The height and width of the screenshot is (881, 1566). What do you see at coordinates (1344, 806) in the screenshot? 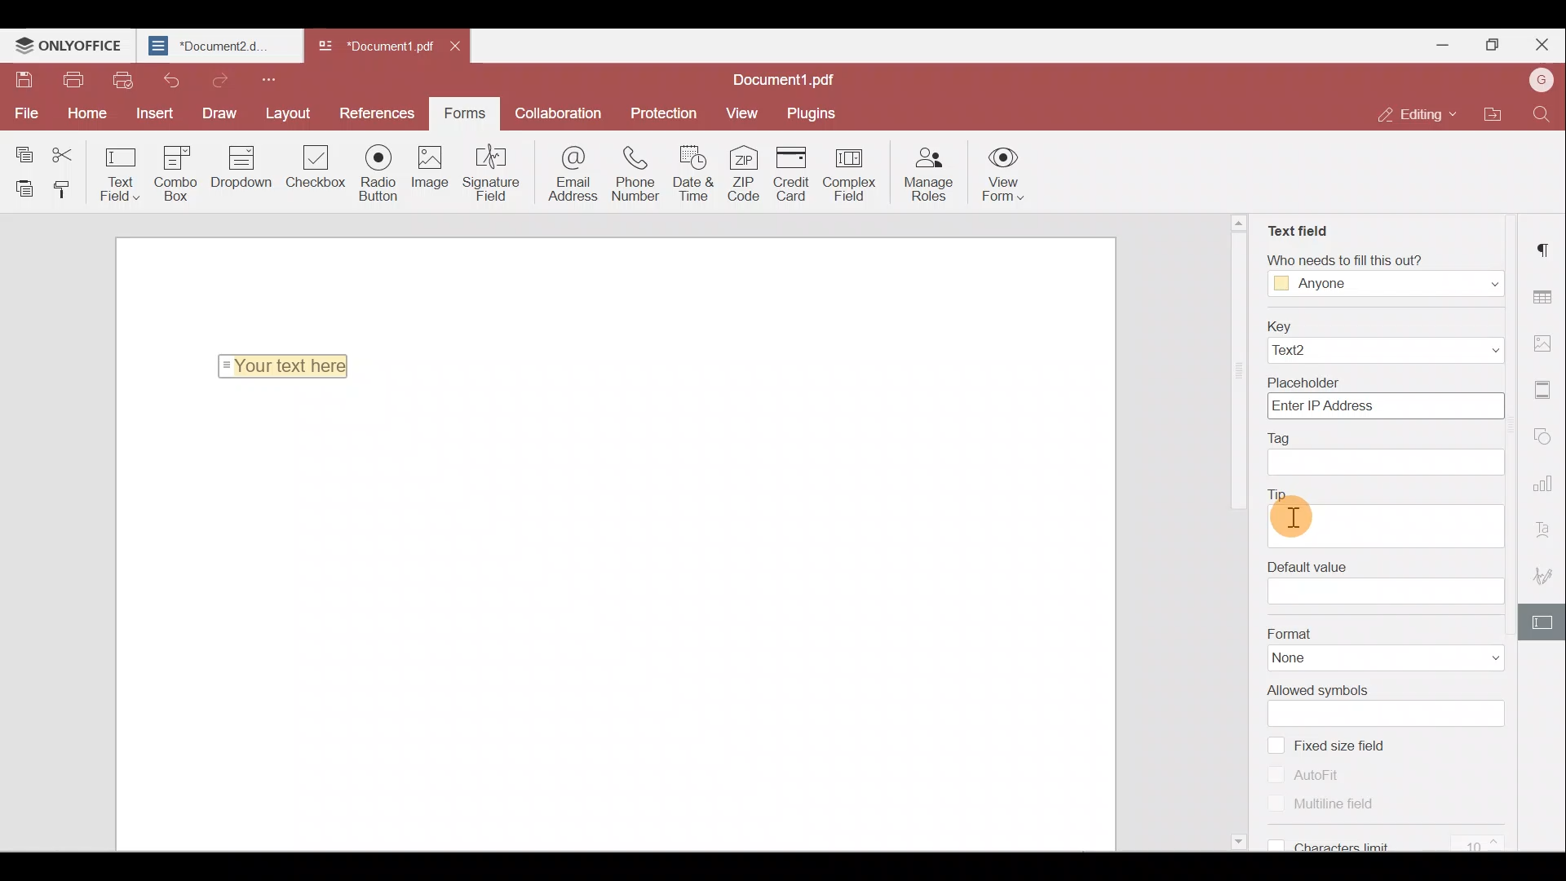
I see `Multiline field` at bounding box center [1344, 806].